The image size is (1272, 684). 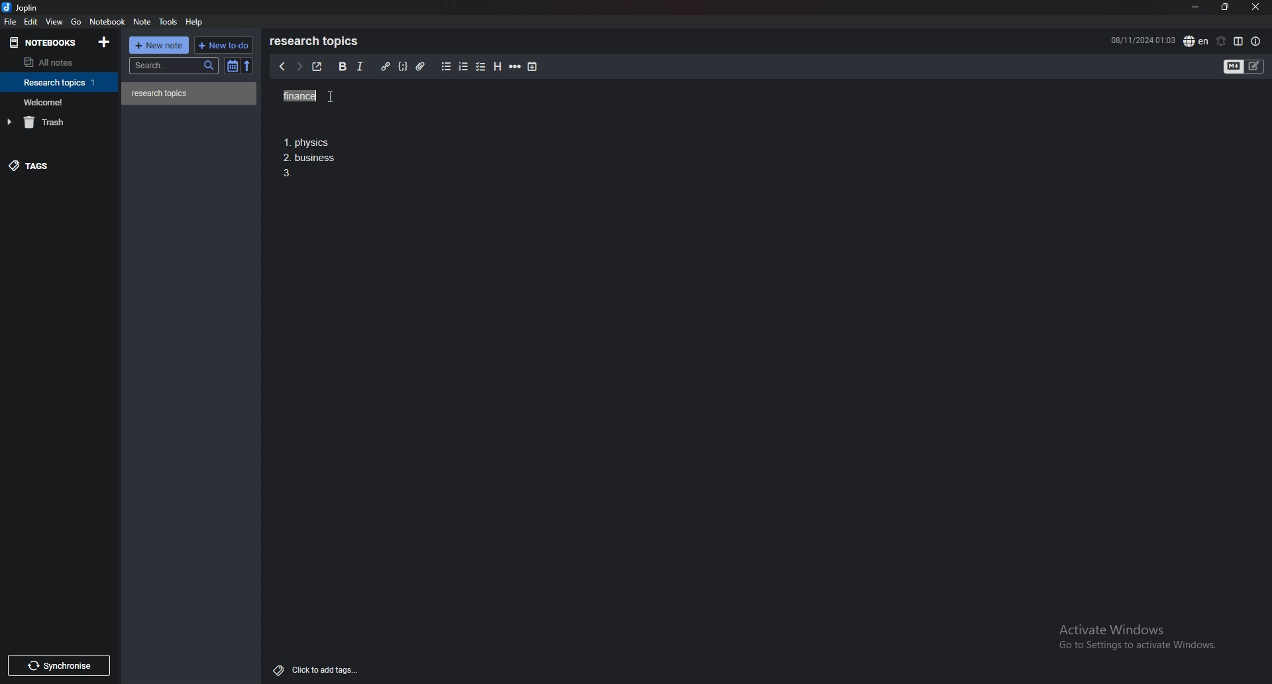 What do you see at coordinates (313, 669) in the screenshot?
I see `Click to add tags` at bounding box center [313, 669].